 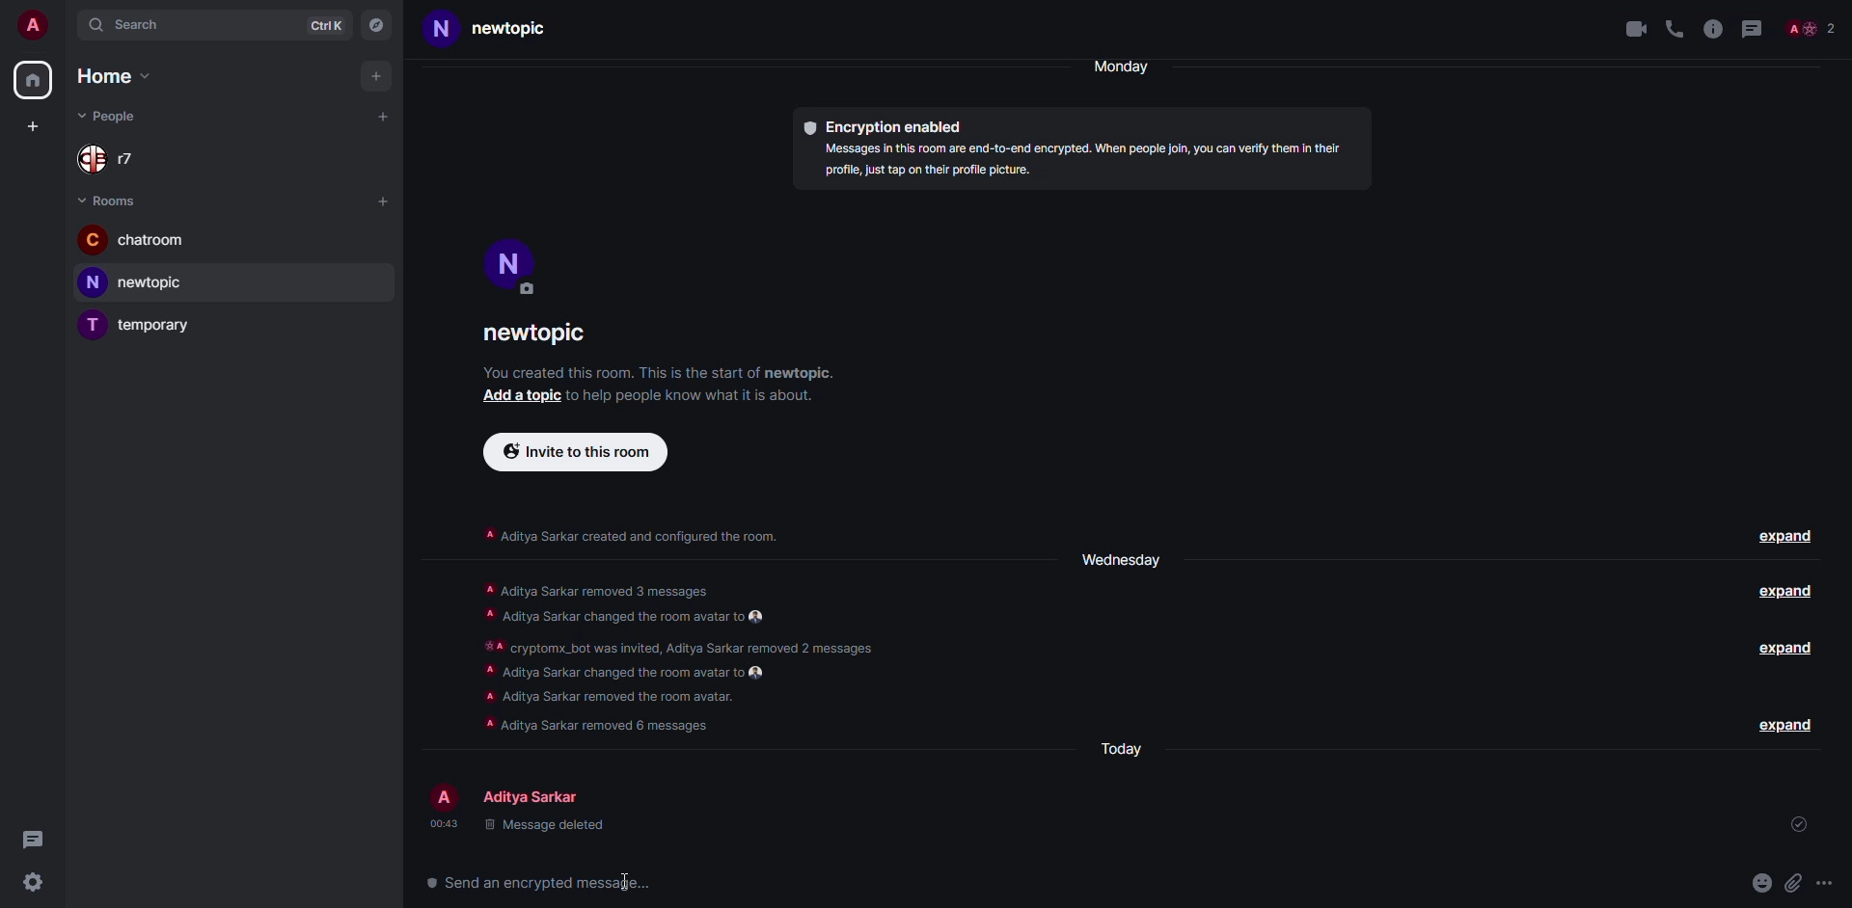 What do you see at coordinates (1789, 593) in the screenshot?
I see `expand` at bounding box center [1789, 593].